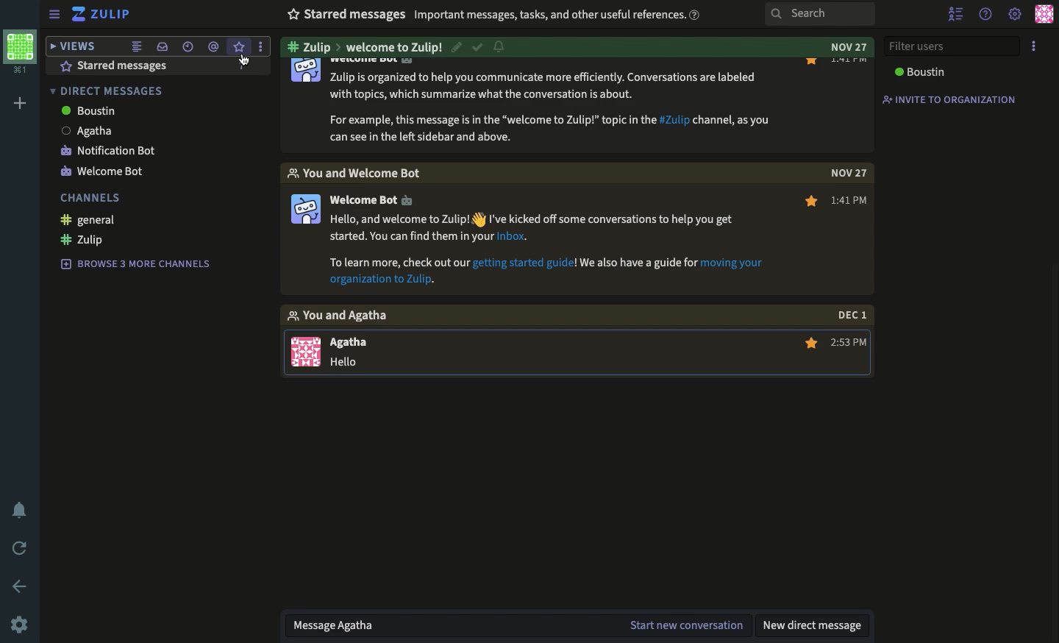  What do you see at coordinates (399, 263) in the screenshot?
I see `To learn more, check out our` at bounding box center [399, 263].